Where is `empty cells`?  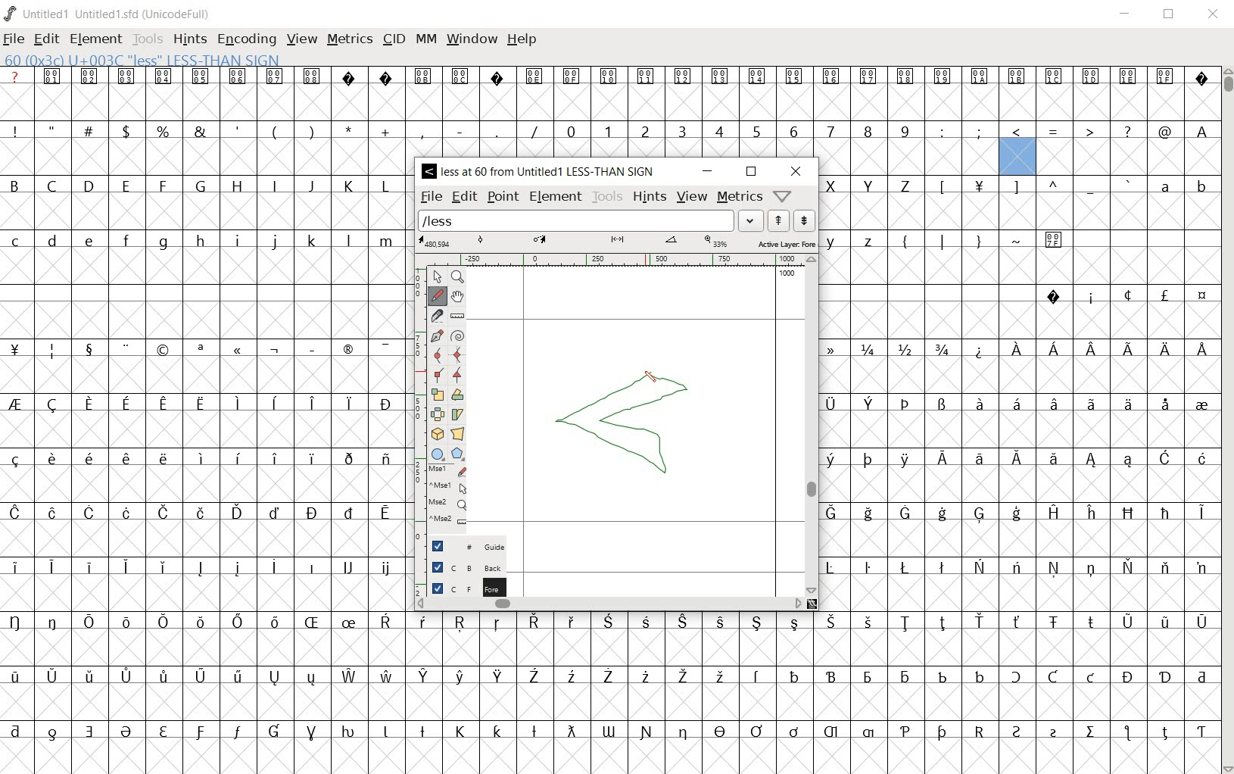
empty cells is located at coordinates (1124, 157).